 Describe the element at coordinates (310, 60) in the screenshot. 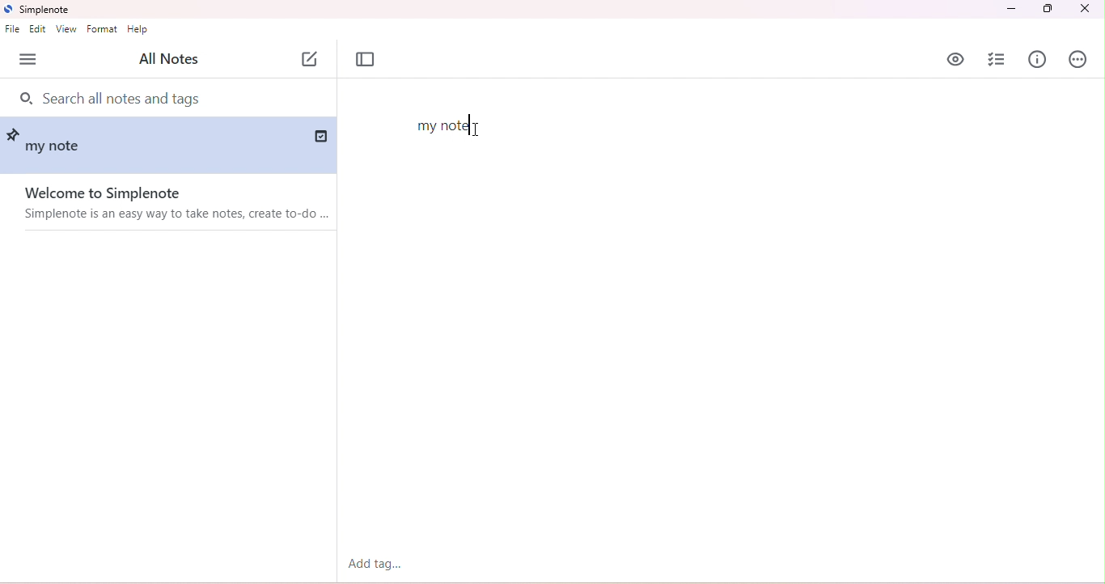

I see `add note` at that location.